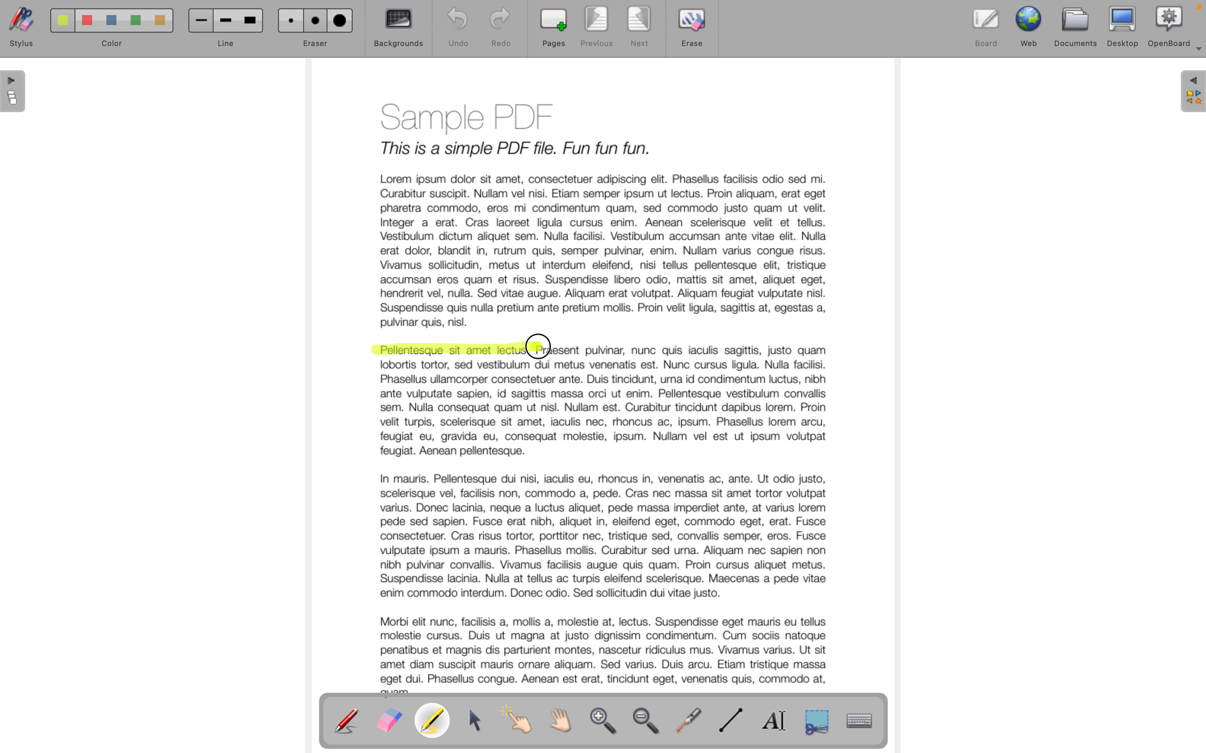 The width and height of the screenshot is (1206, 753). I want to click on erase, so click(694, 33).